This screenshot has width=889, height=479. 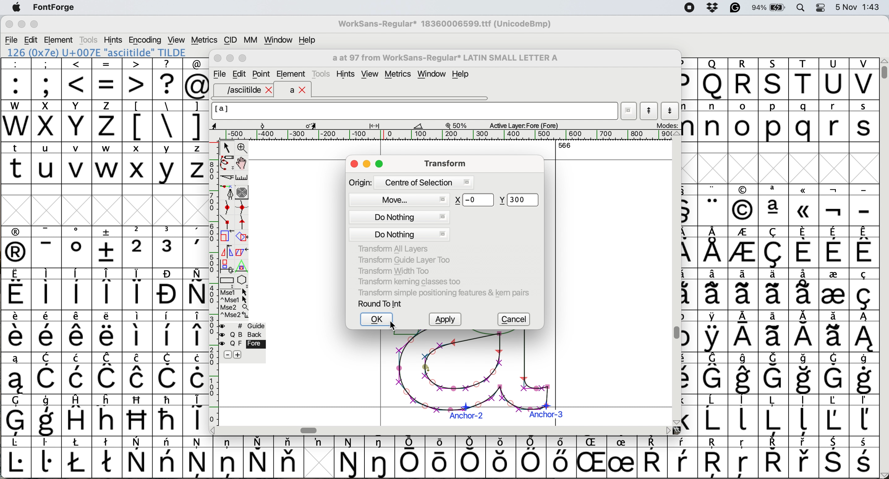 I want to click on symbol, so click(x=834, y=373).